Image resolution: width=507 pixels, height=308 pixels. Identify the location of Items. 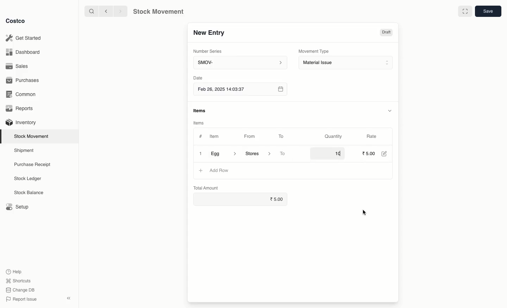
(198, 123).